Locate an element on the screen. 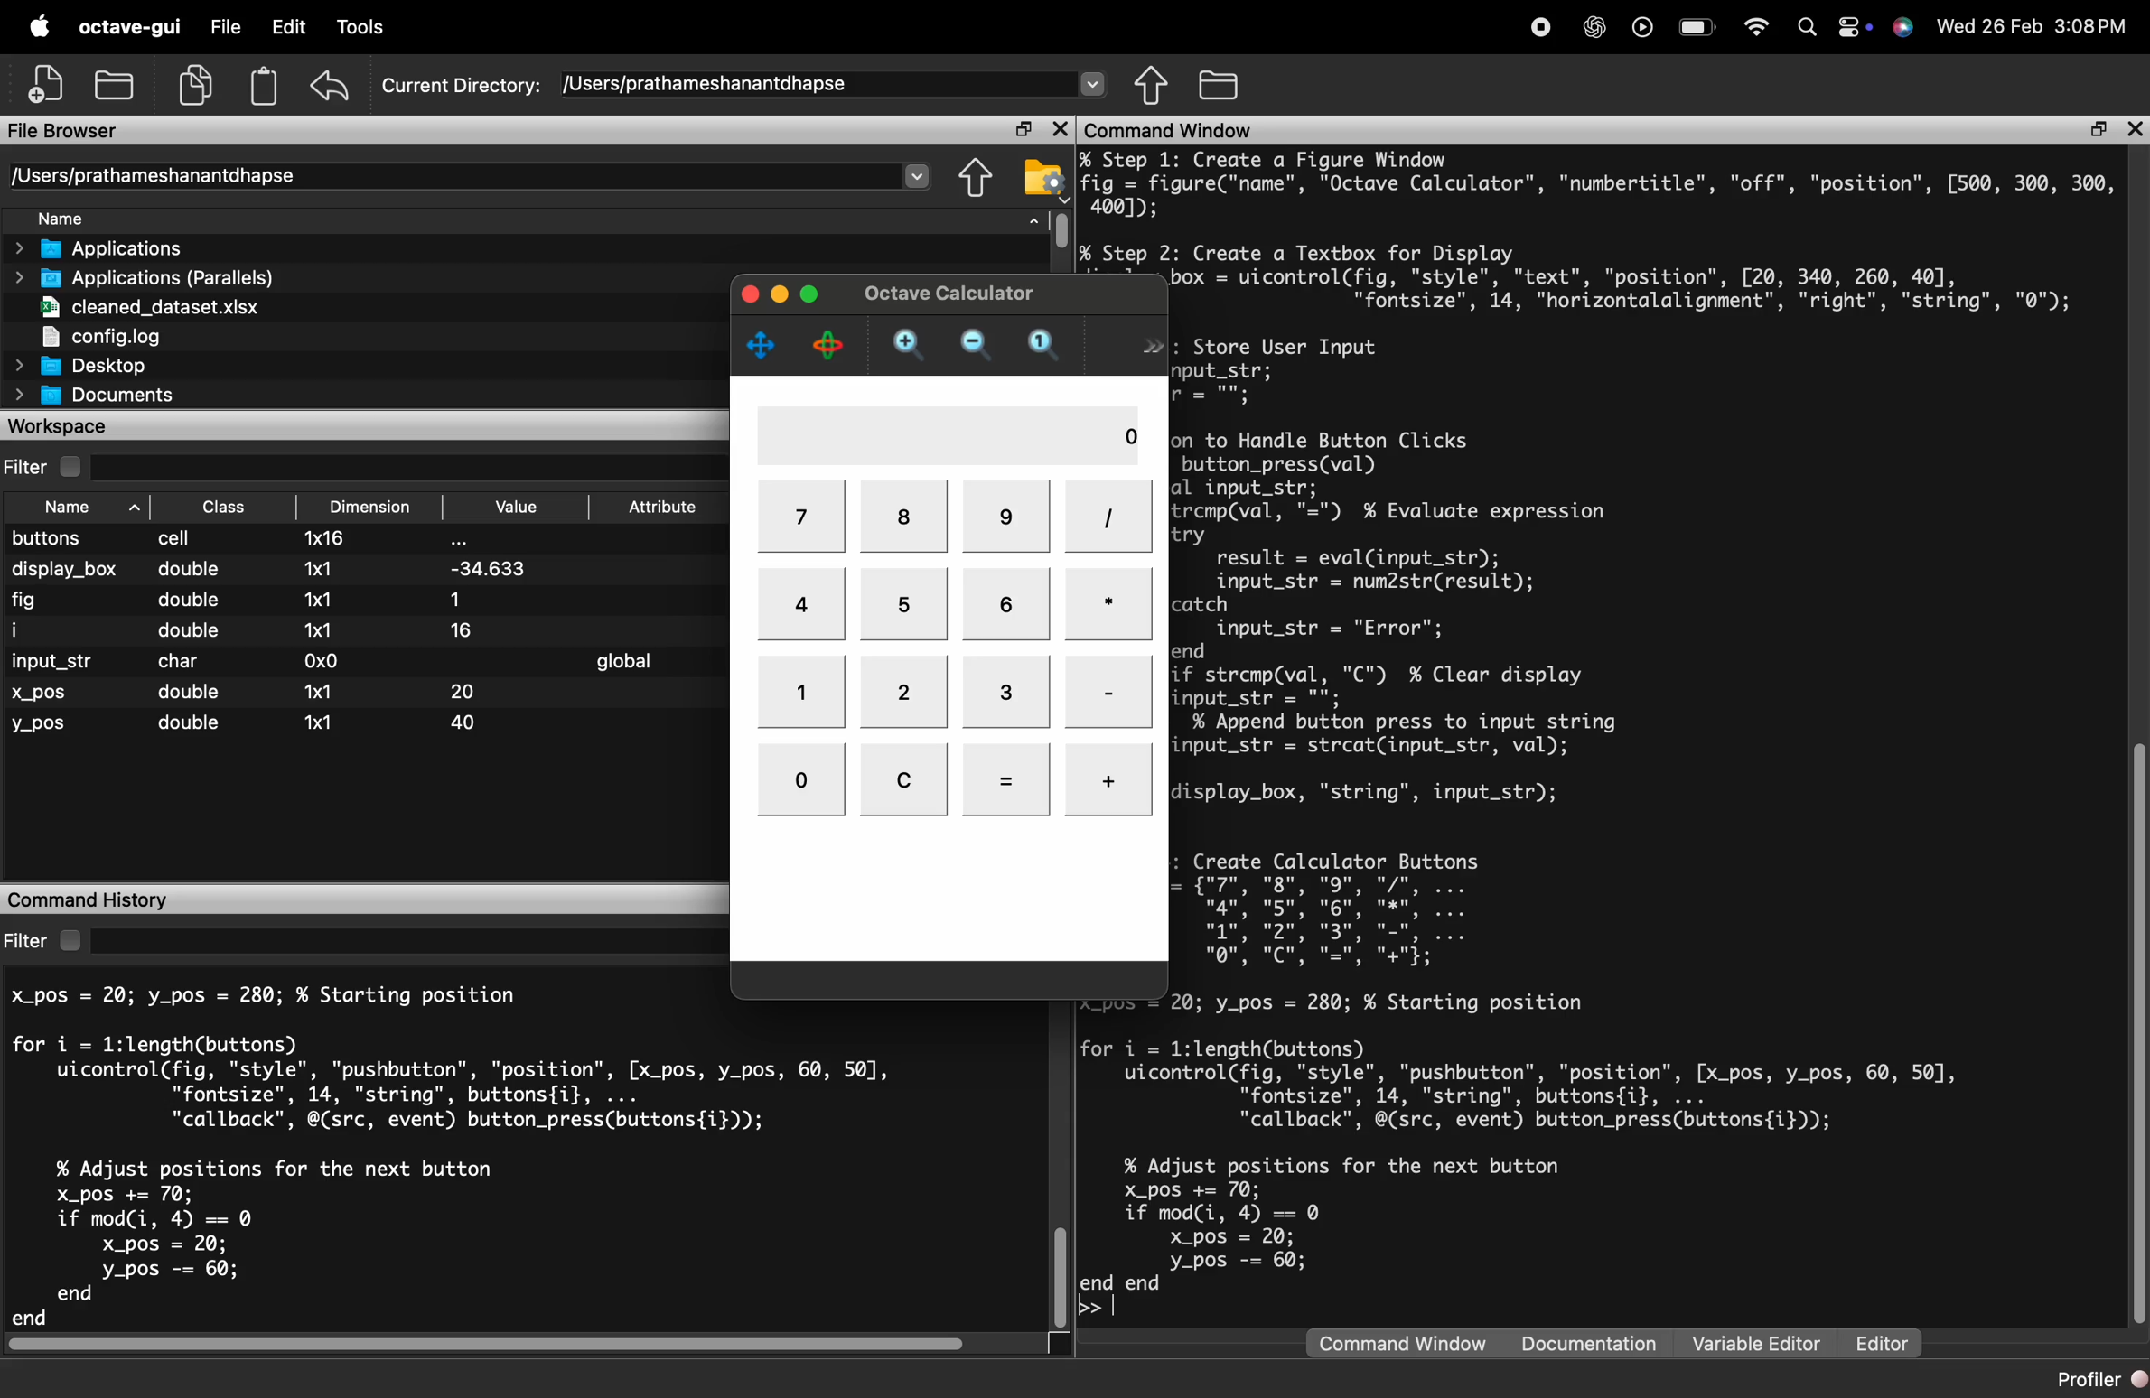 This screenshot has height=1398, width=2150. Browse directories is located at coordinates (1042, 179).